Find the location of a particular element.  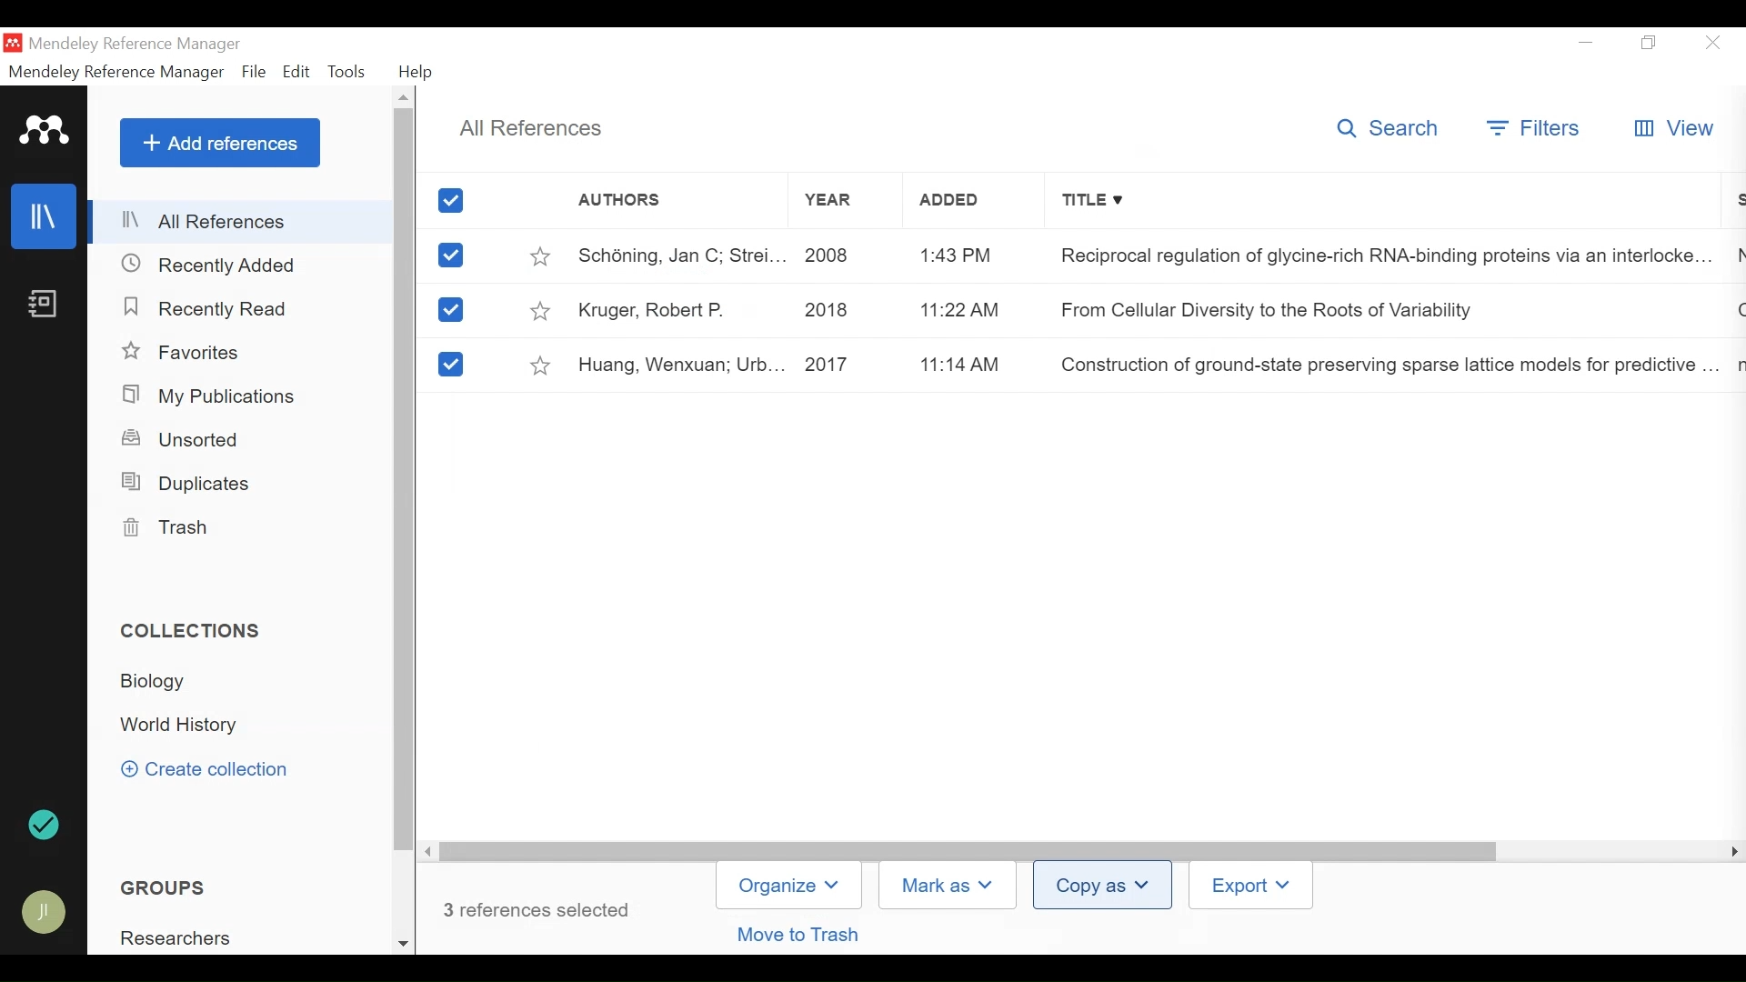

2017 is located at coordinates (844, 364).